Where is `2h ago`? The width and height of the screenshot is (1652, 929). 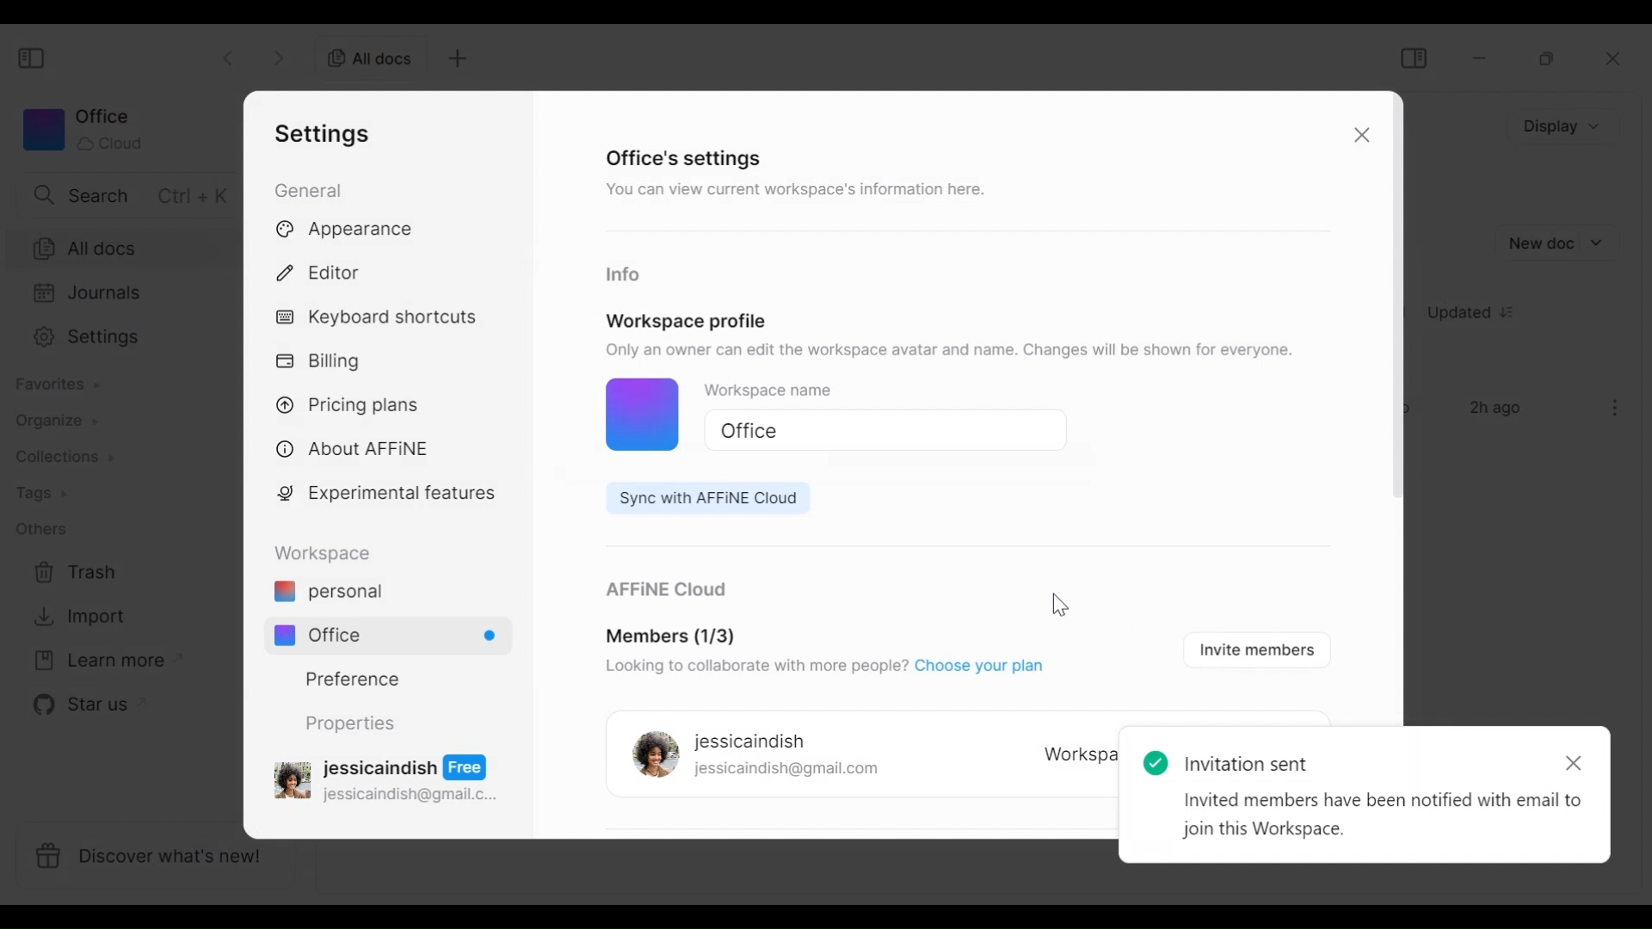 2h ago is located at coordinates (1499, 409).